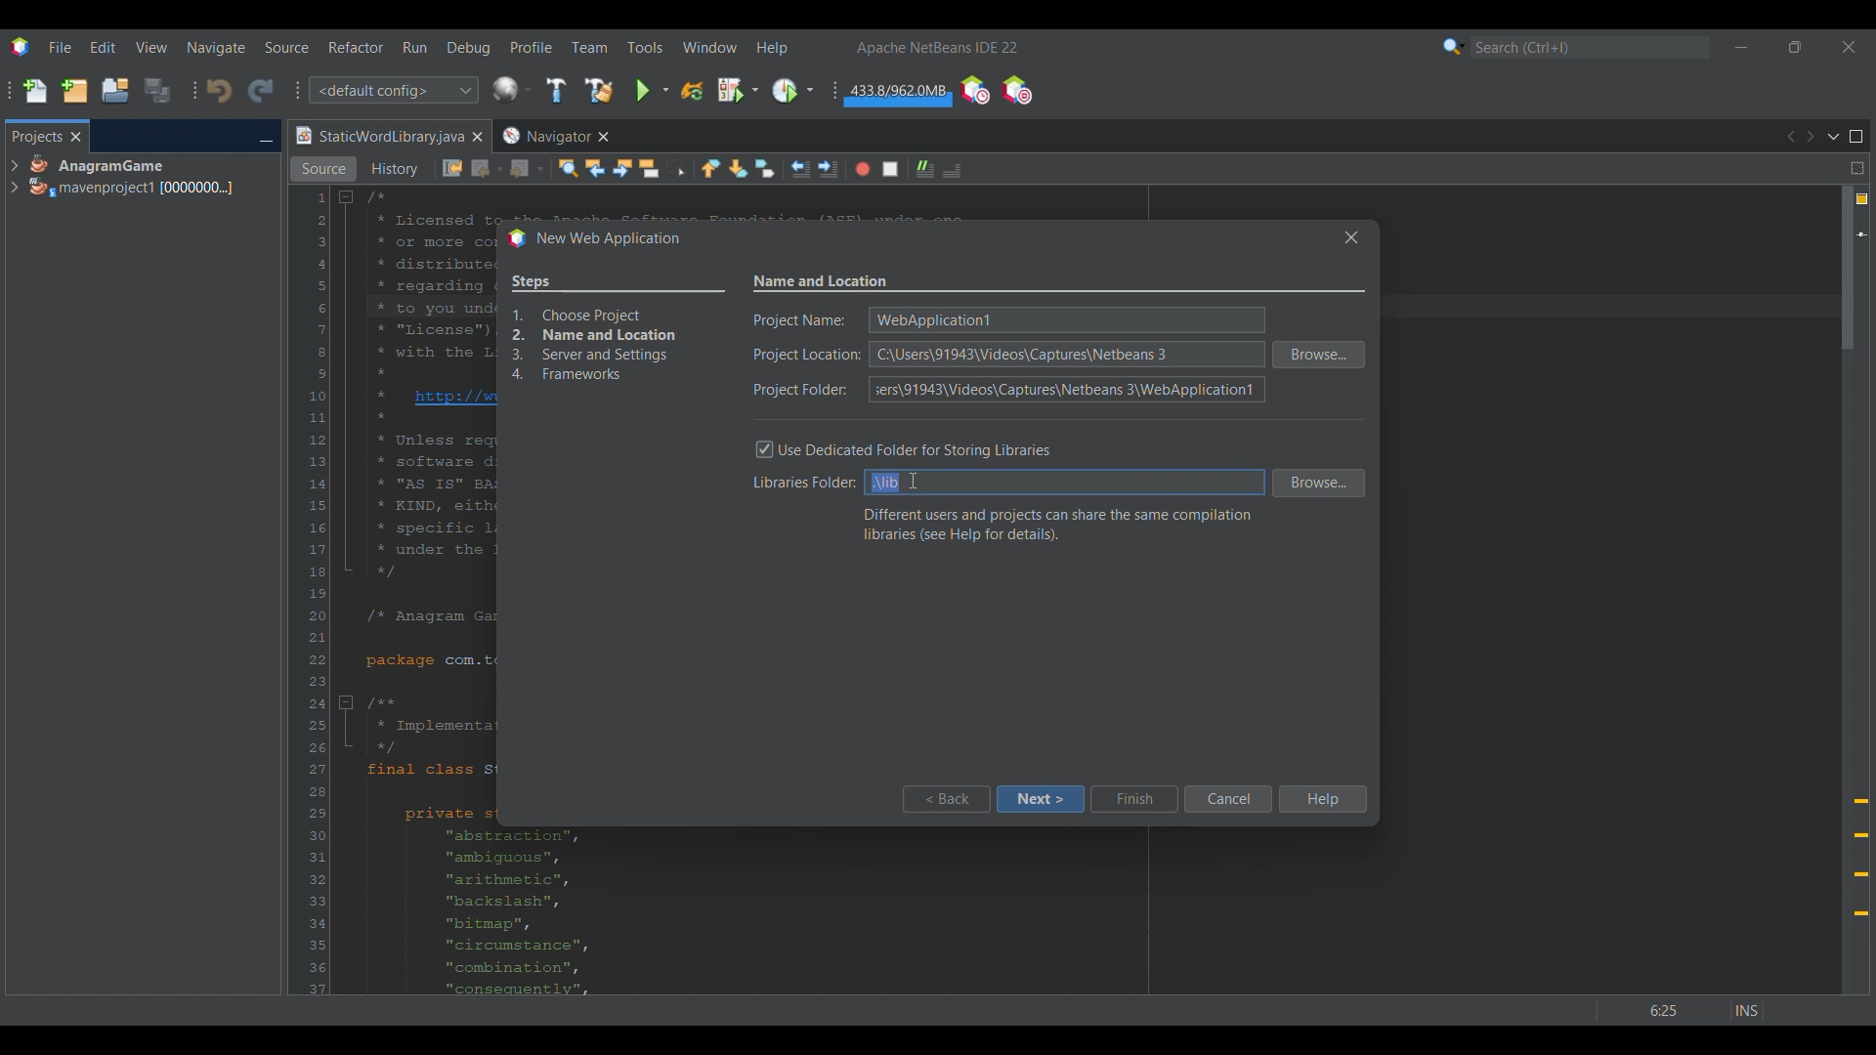 This screenshot has width=1876, height=1055. I want to click on , so click(909, 481).